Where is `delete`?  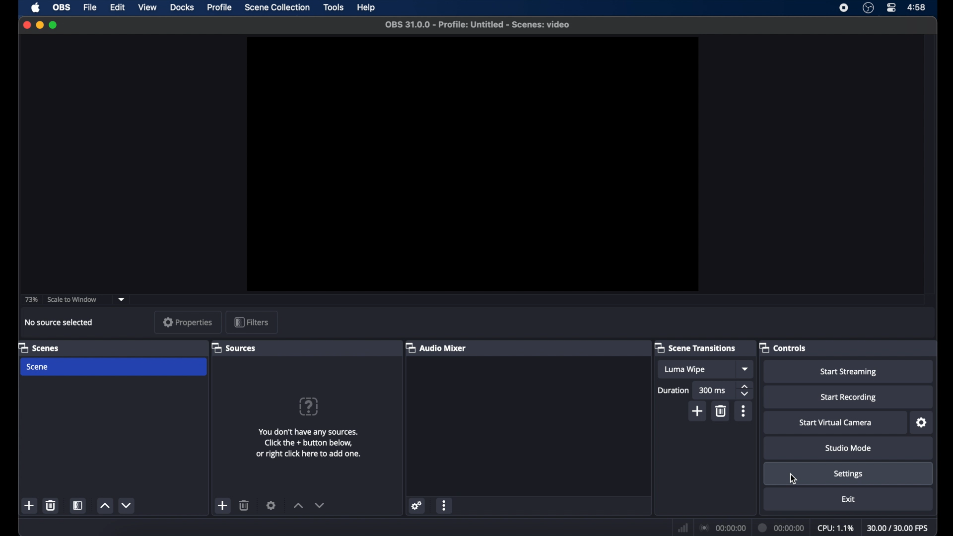 delete is located at coordinates (244, 505).